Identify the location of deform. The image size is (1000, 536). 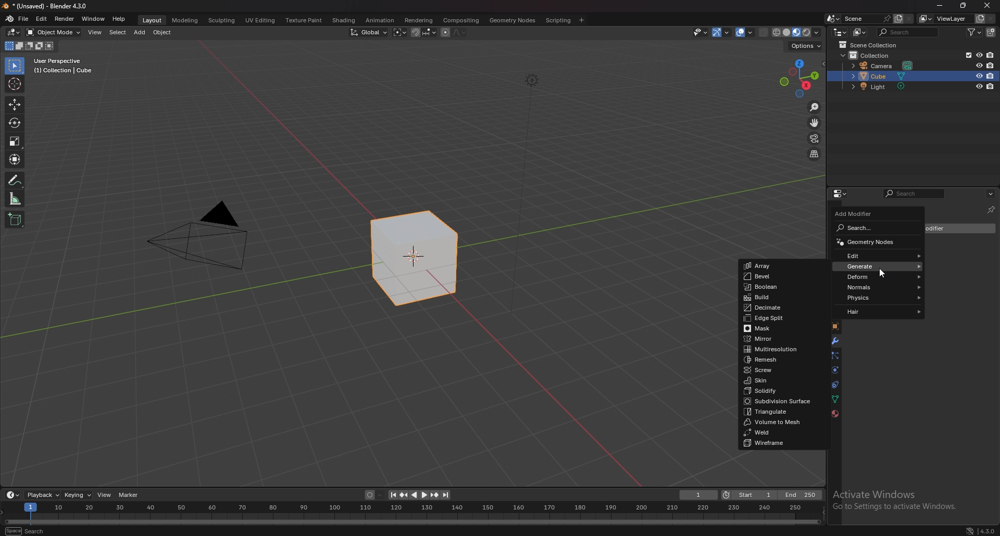
(878, 277).